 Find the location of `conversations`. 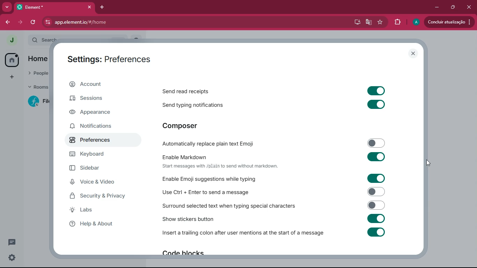

conversations is located at coordinates (11, 242).